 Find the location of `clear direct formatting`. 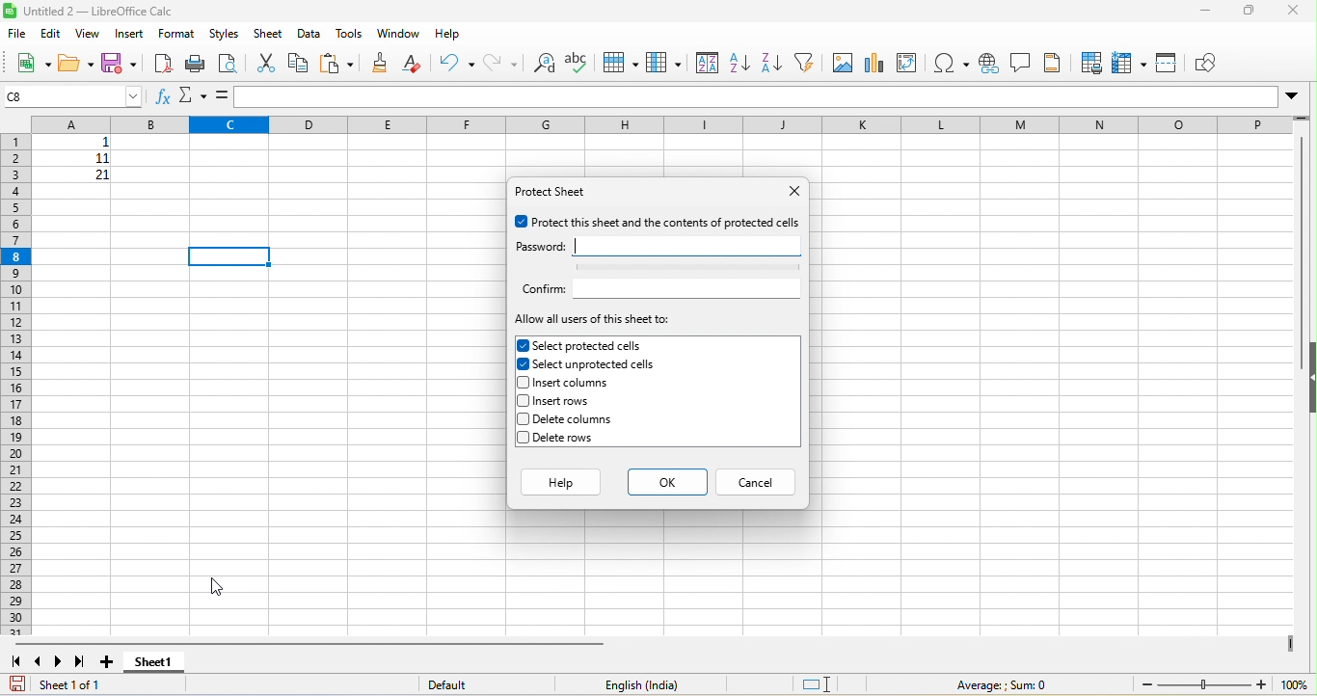

clear direct formatting is located at coordinates (417, 64).